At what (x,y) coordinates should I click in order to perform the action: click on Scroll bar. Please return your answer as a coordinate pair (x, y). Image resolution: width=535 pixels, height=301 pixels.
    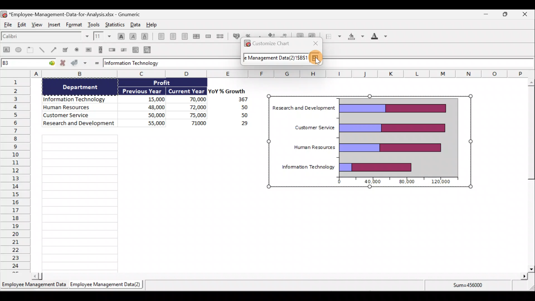
    Looking at the image, I should click on (280, 277).